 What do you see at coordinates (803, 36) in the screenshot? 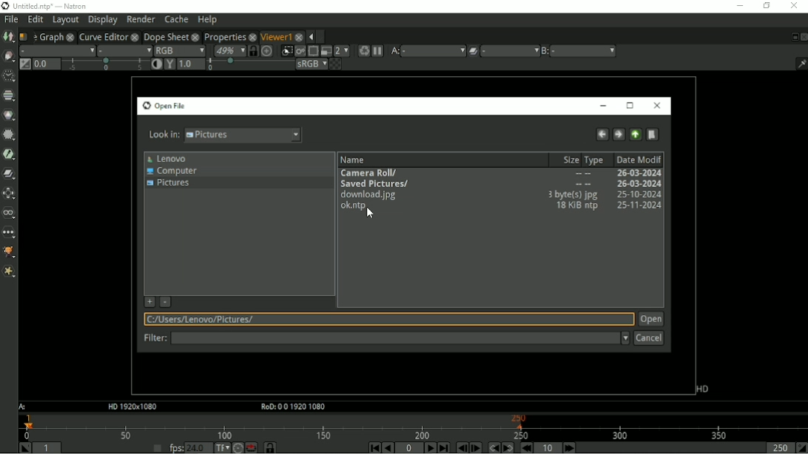
I see `Close` at bounding box center [803, 36].